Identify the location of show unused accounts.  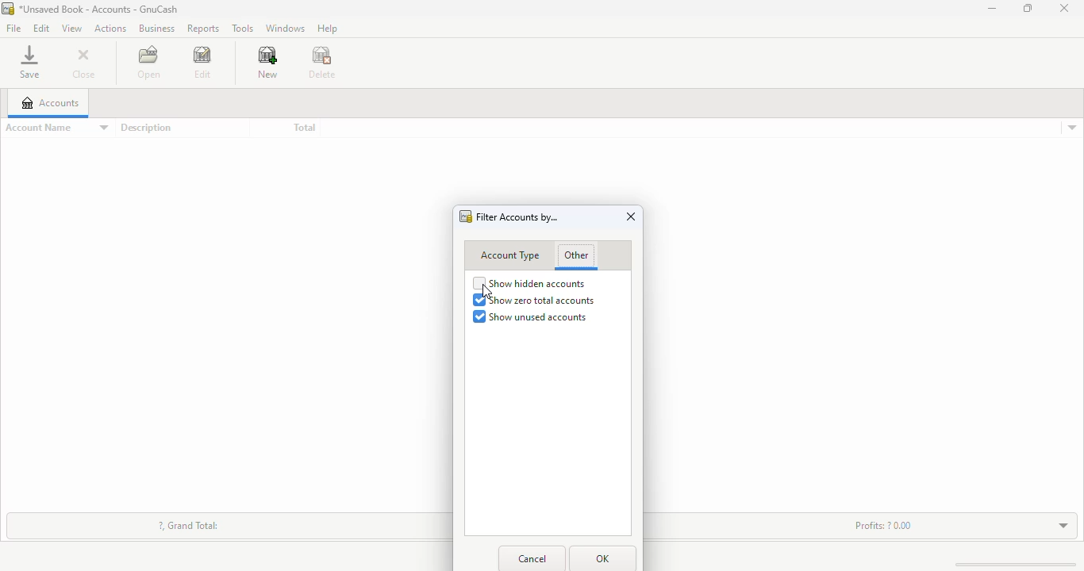
(530, 316).